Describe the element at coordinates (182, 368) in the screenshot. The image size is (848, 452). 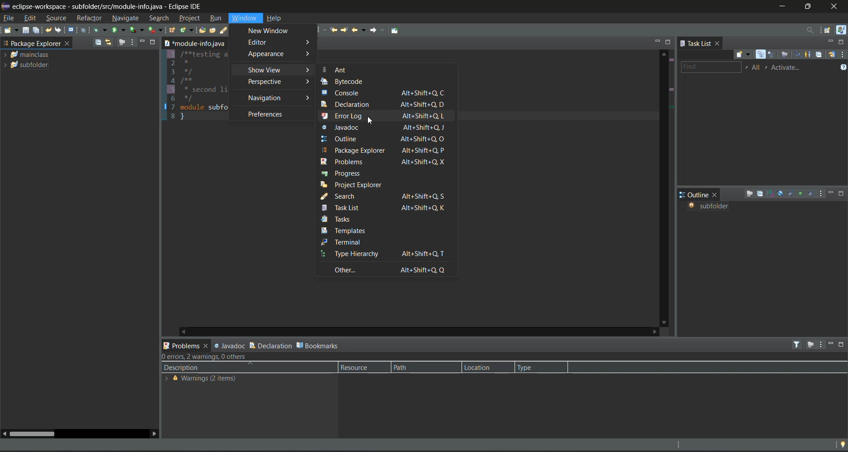
I see `description` at that location.